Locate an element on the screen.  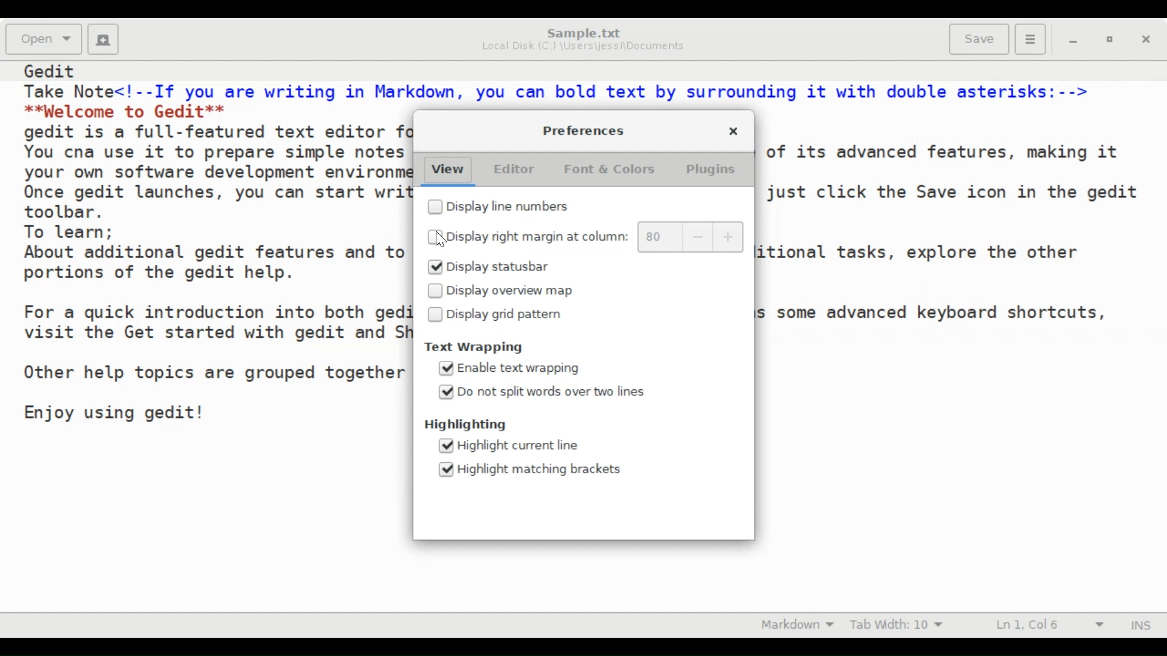
(un)select Do not split words over two lines is located at coordinates (541, 391).